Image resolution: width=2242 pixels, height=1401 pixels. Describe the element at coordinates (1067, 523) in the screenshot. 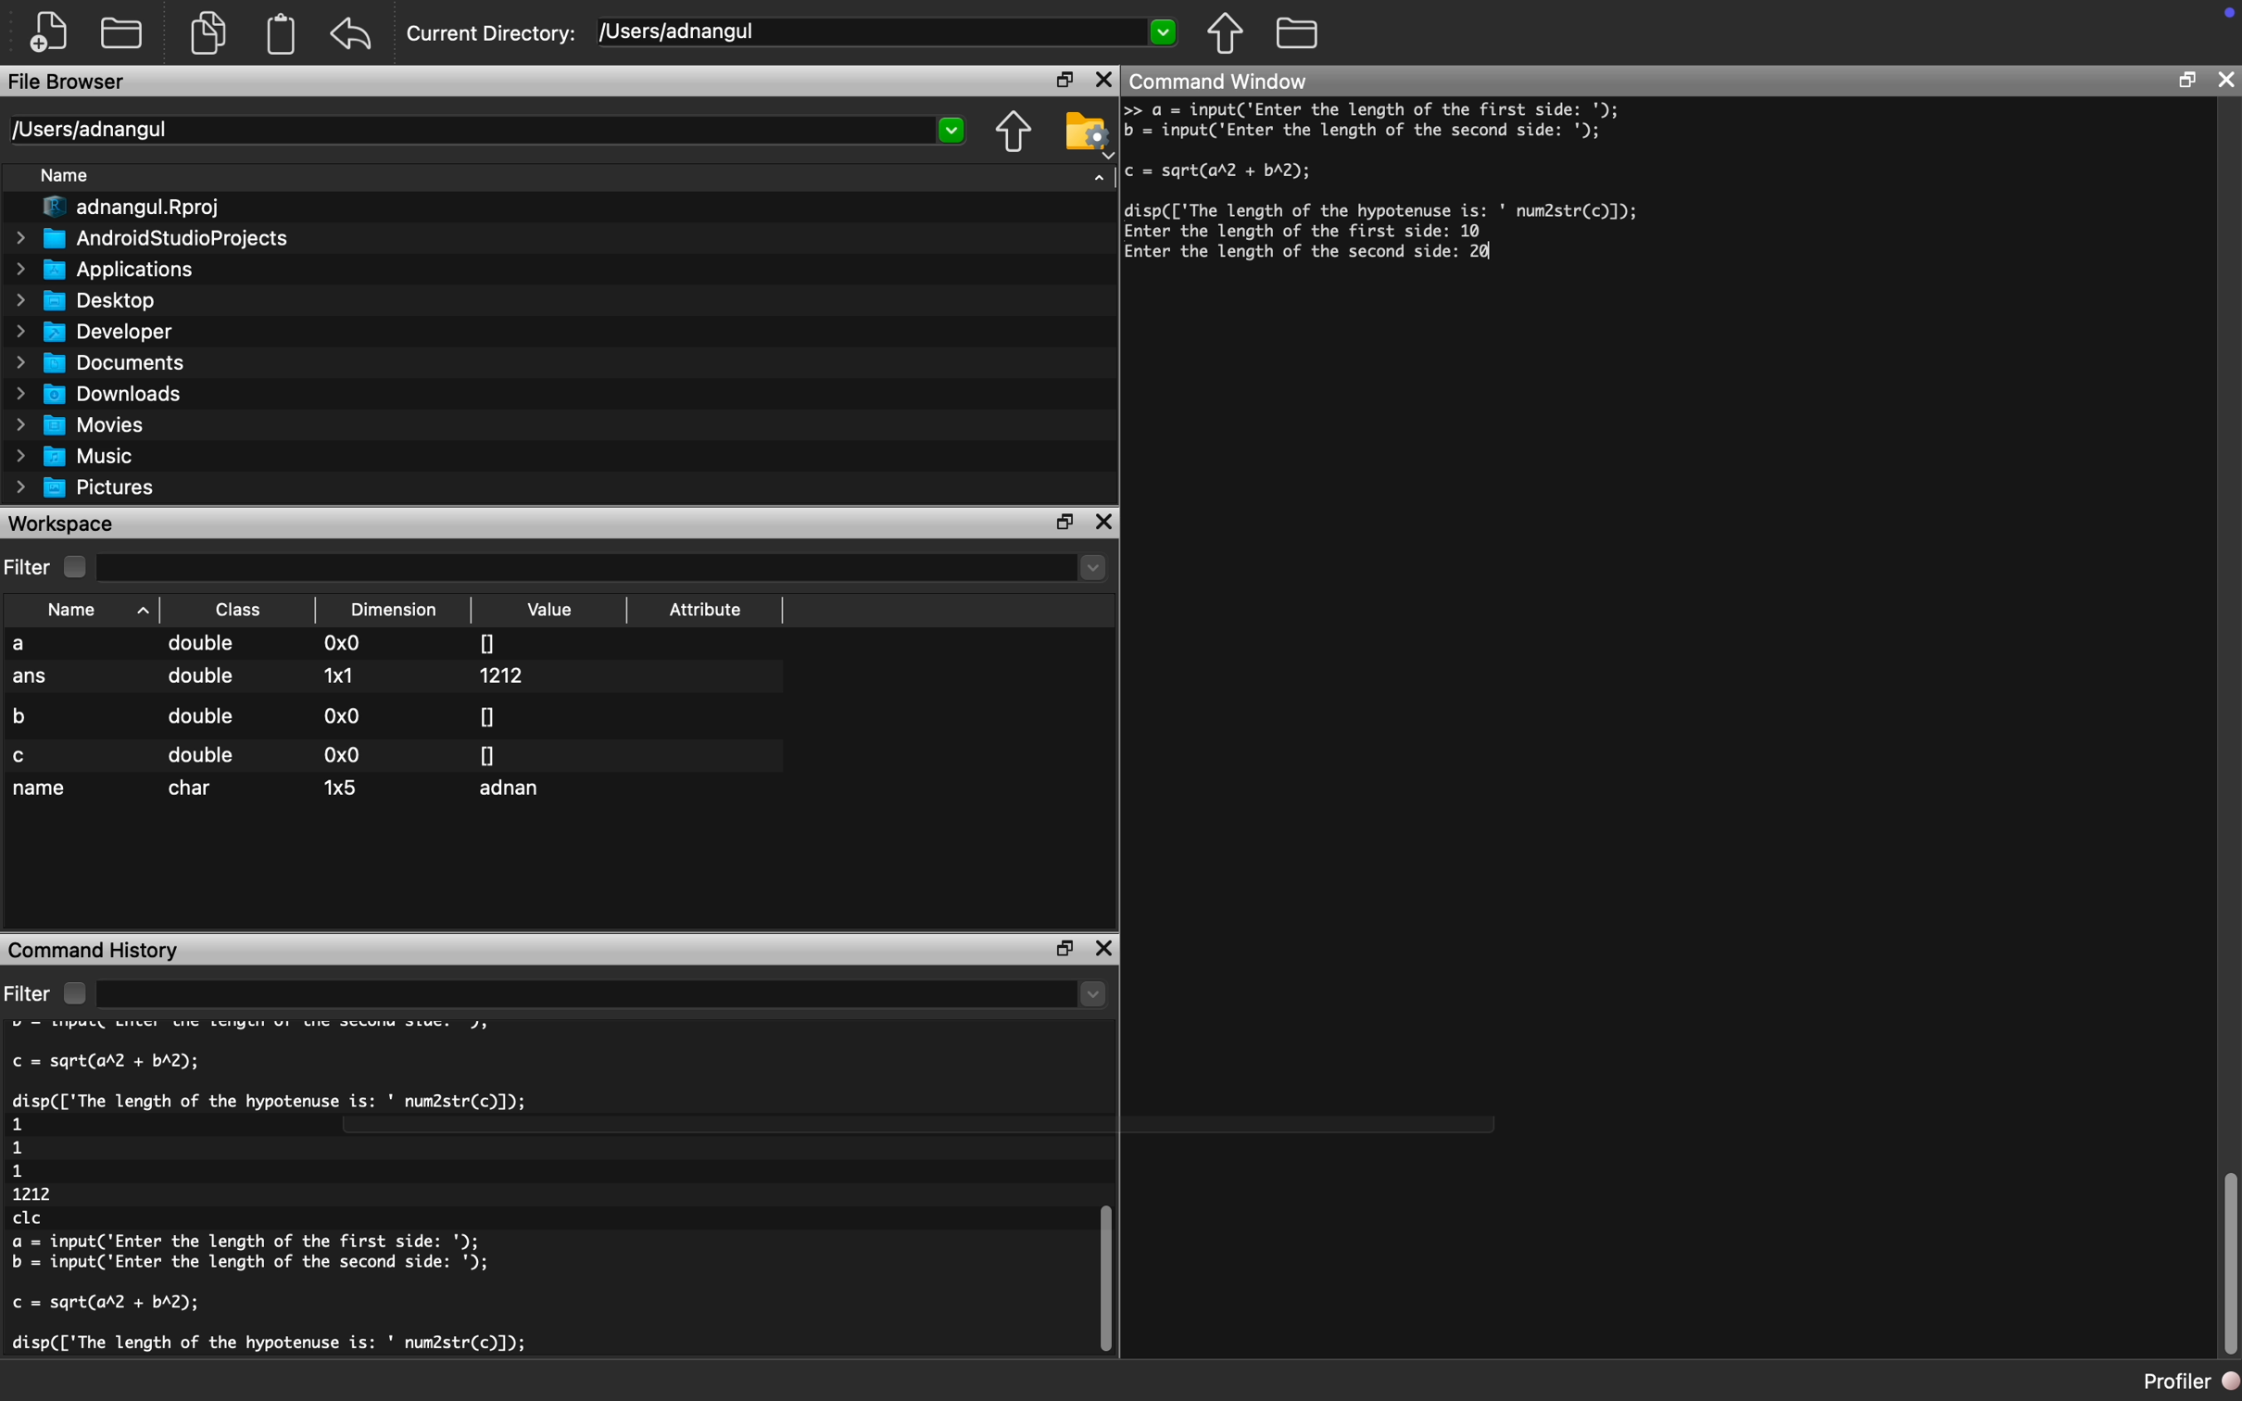

I see `restore down` at that location.